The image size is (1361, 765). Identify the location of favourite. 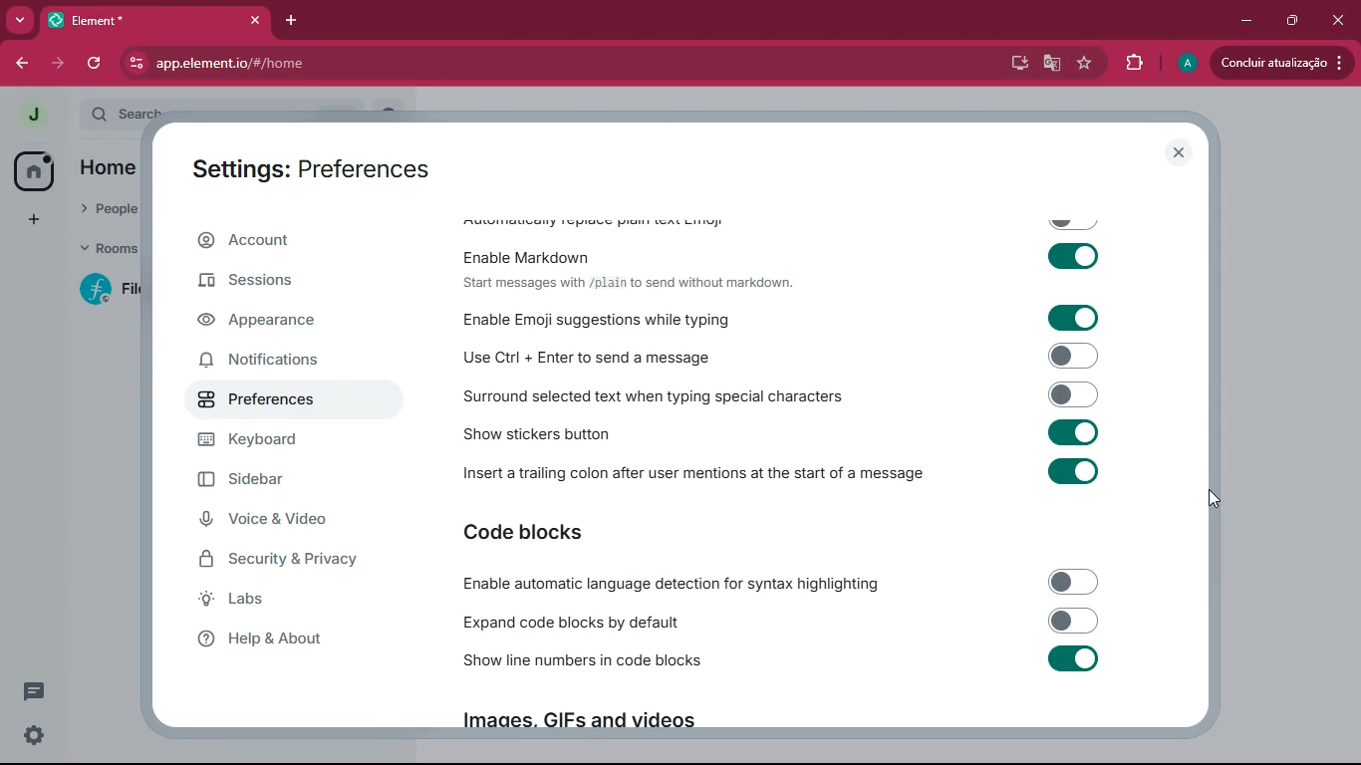
(1084, 65).